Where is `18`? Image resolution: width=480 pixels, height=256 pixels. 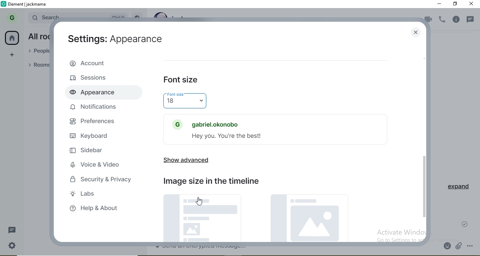 18 is located at coordinates (185, 103).